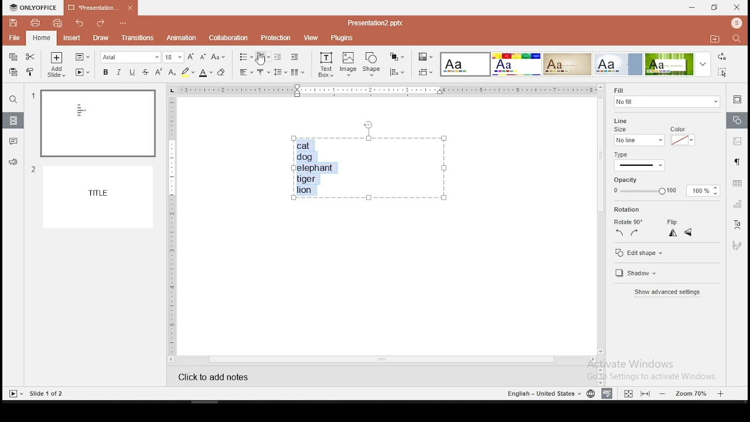 This screenshot has width=750, height=422. I want to click on edit shape, so click(643, 253).